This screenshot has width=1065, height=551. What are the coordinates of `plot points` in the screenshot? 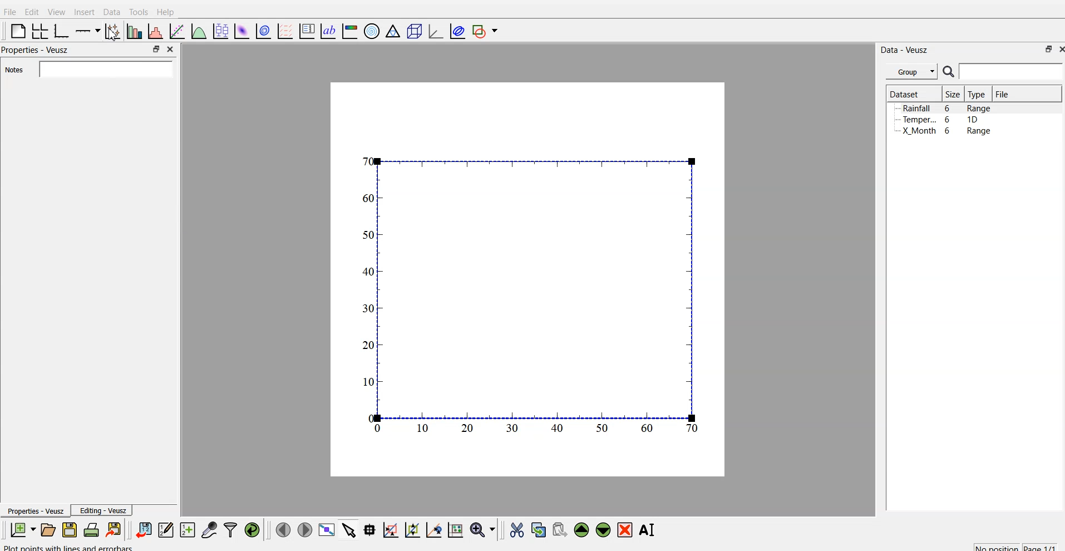 It's located at (111, 31).